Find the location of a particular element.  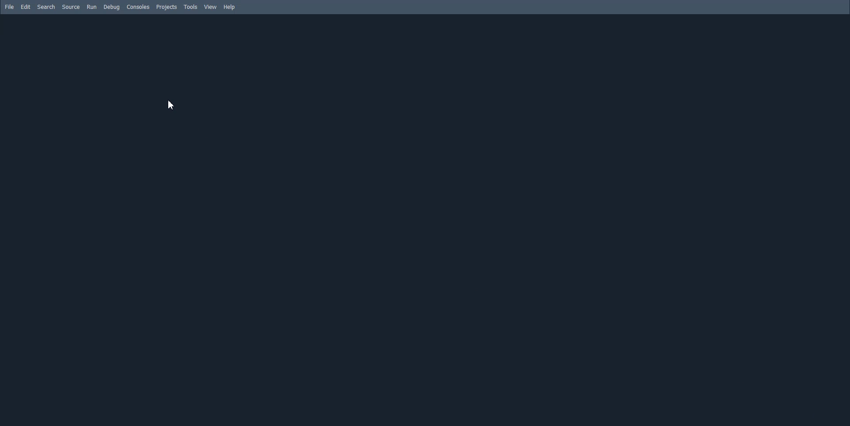

Help is located at coordinates (229, 7).